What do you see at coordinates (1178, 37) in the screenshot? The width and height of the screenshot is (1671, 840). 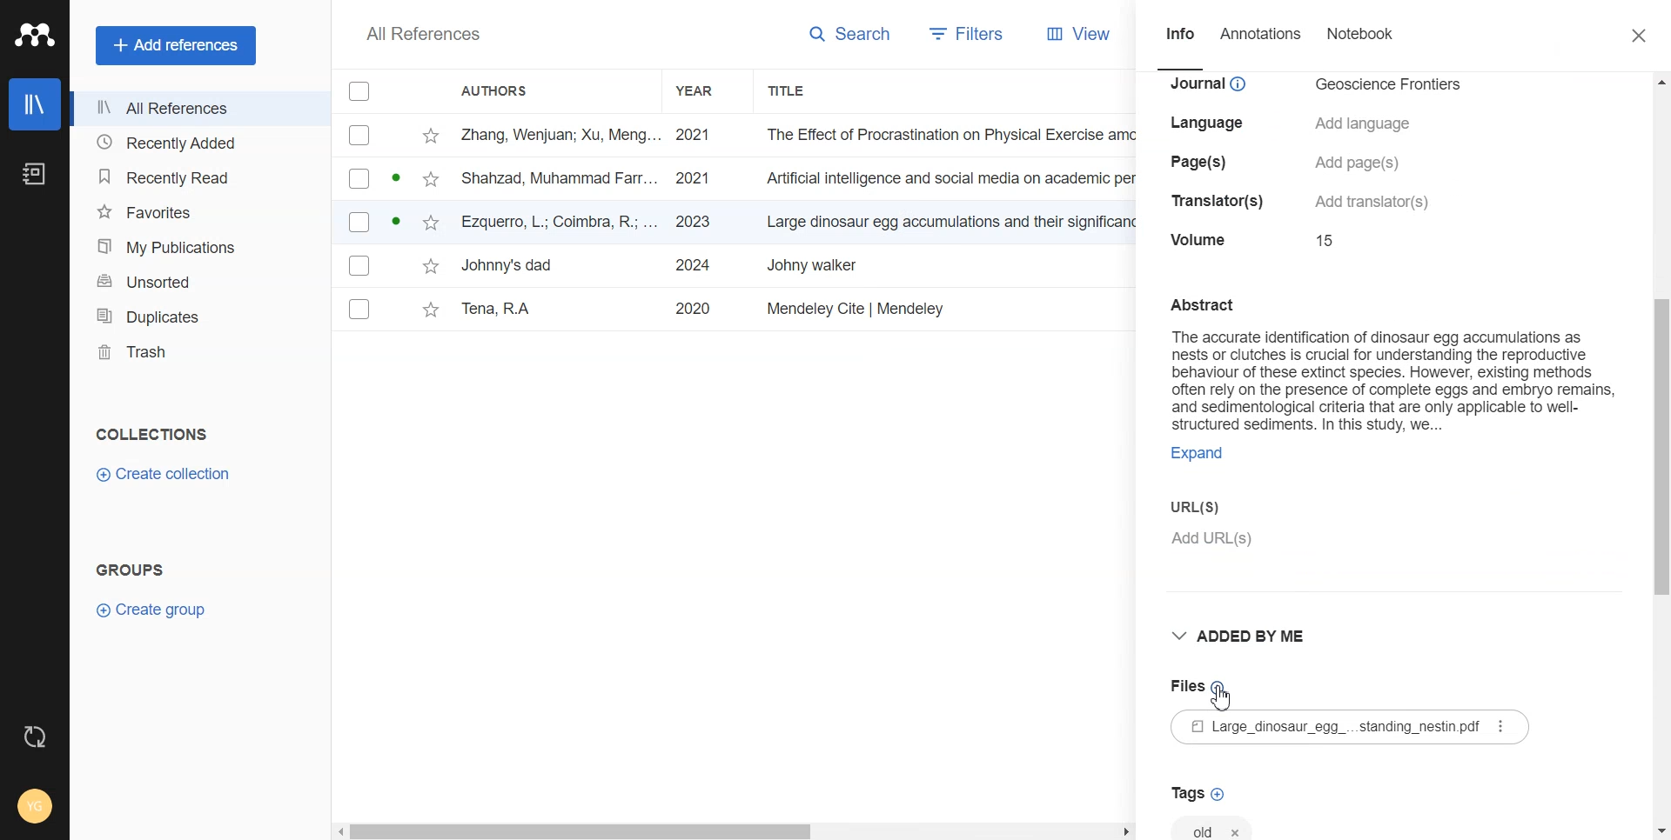 I see `Info` at bounding box center [1178, 37].